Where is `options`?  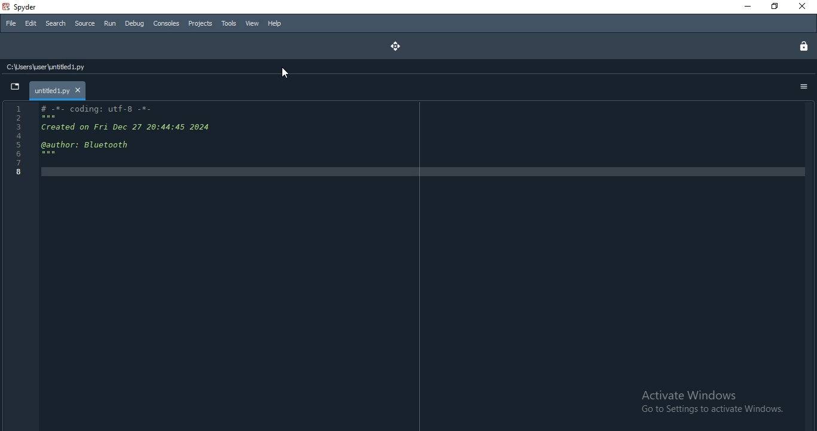 options is located at coordinates (805, 87).